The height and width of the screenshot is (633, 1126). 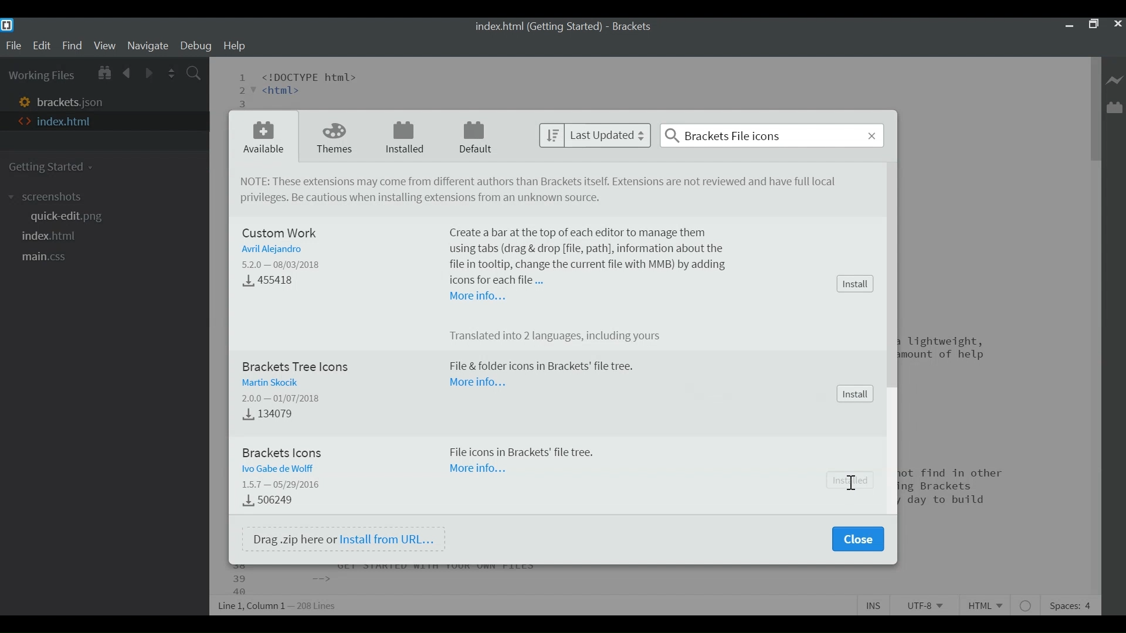 What do you see at coordinates (1027, 605) in the screenshot?
I see `No lintel available for html` at bounding box center [1027, 605].